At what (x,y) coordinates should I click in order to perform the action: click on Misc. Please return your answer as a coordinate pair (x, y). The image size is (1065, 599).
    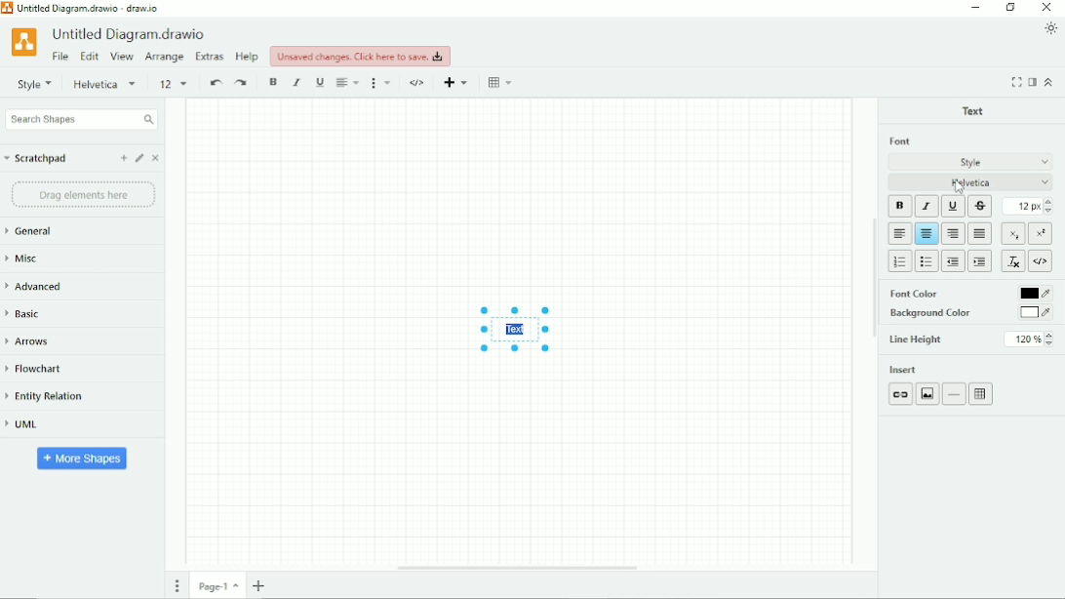
    Looking at the image, I should click on (25, 259).